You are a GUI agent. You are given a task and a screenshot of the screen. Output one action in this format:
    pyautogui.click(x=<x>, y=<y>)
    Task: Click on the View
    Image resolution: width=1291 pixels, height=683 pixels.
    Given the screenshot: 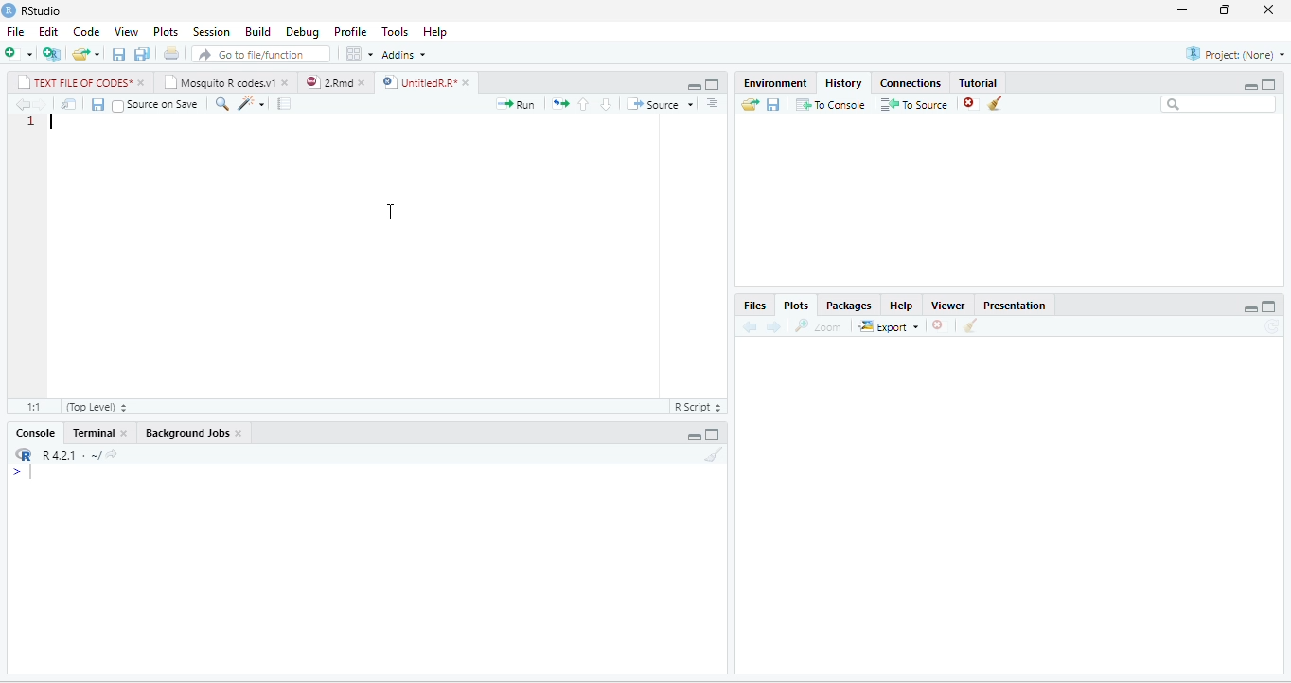 What is the action you would take?
    pyautogui.click(x=126, y=32)
    